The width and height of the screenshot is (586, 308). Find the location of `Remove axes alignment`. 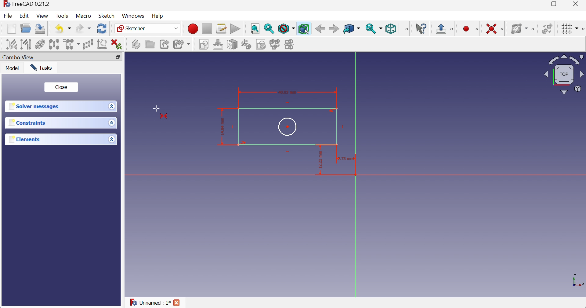

Remove axes alignment is located at coordinates (102, 44).